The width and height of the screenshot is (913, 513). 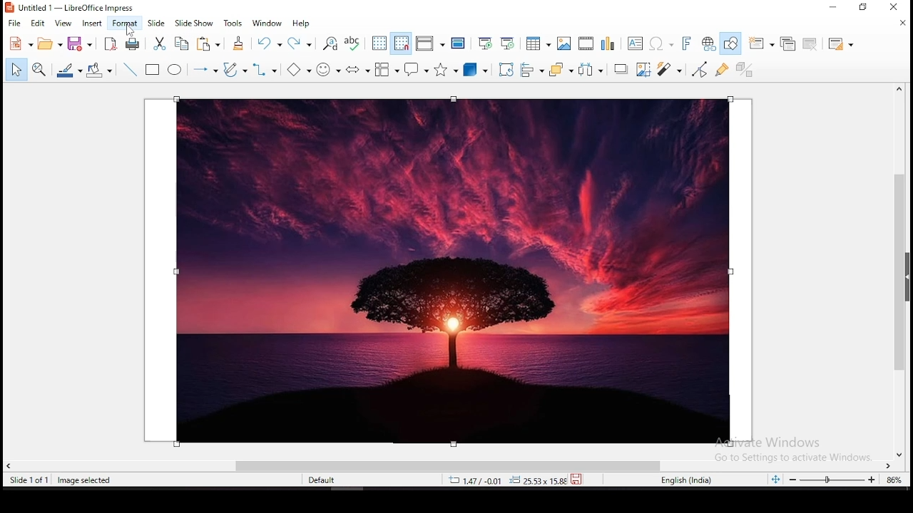 I want to click on display grid, so click(x=379, y=43).